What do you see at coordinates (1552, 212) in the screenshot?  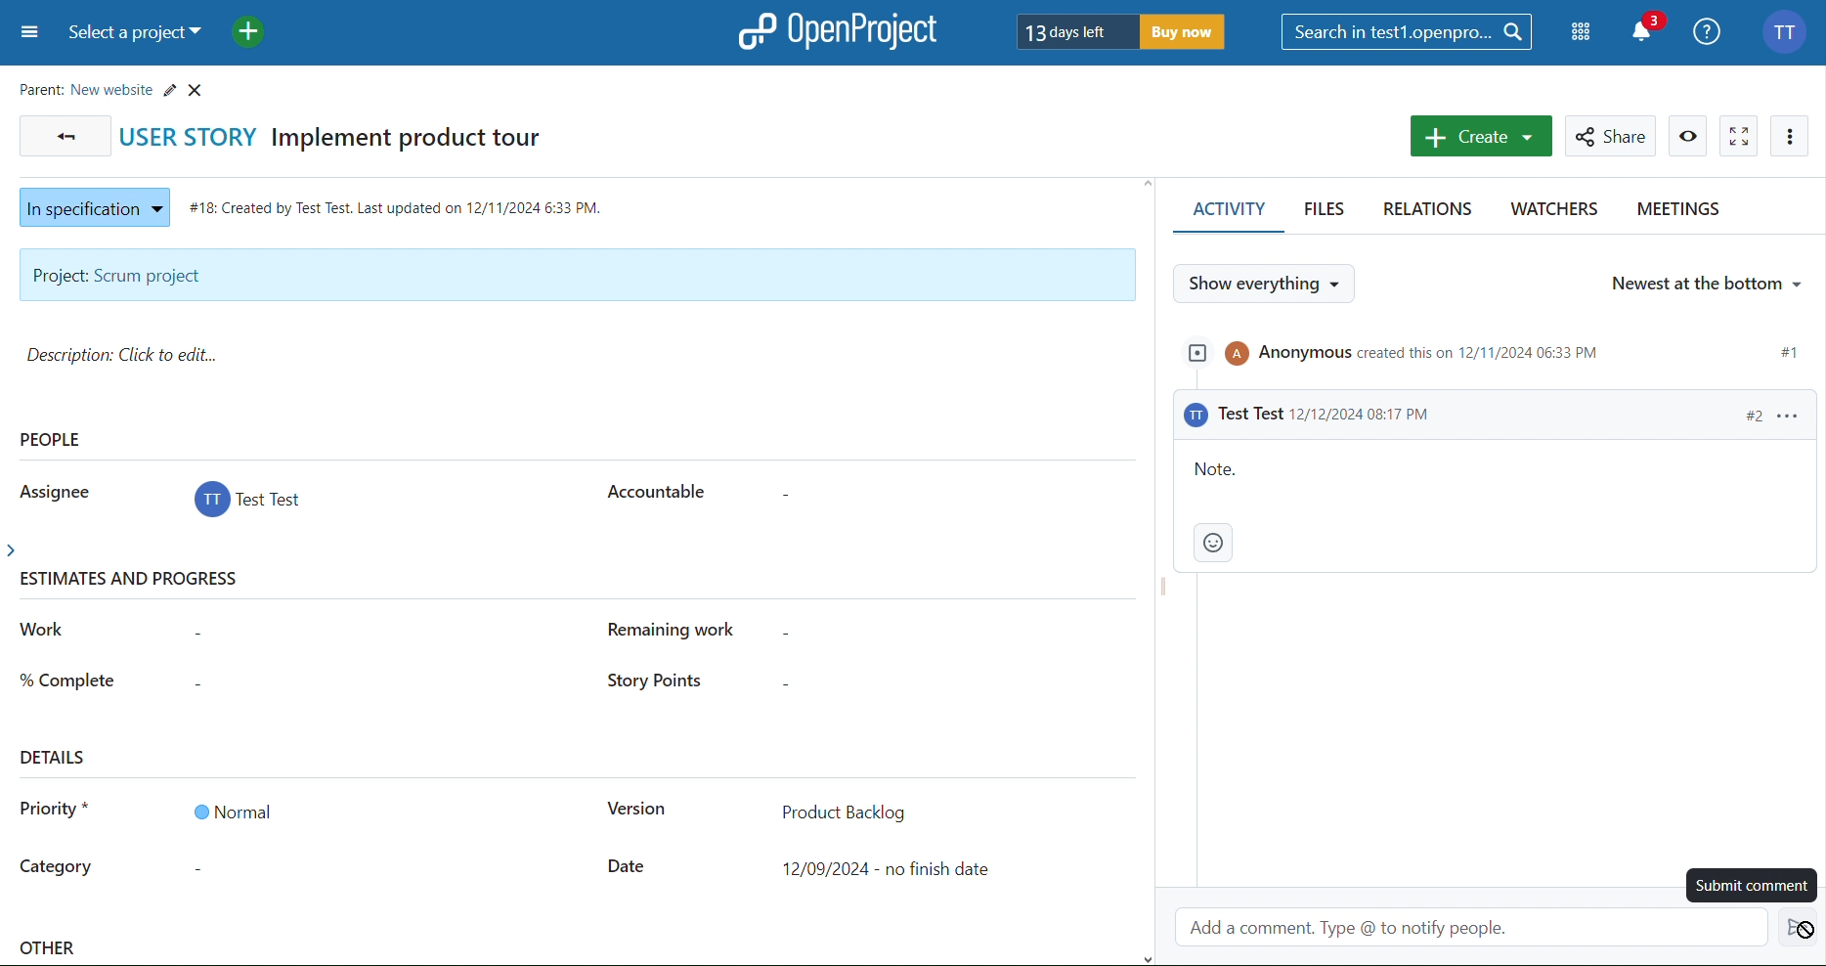 I see `Watchers` at bounding box center [1552, 212].